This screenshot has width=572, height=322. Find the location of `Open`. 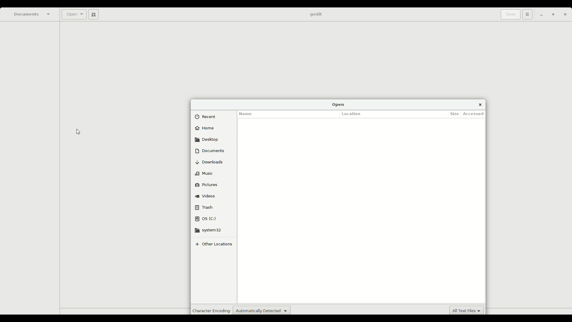

Open is located at coordinates (338, 104).